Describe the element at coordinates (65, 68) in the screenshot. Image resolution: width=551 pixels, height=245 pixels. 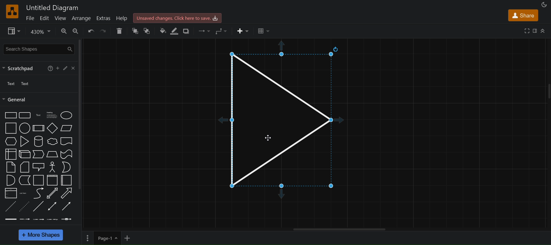
I see `edit` at that location.